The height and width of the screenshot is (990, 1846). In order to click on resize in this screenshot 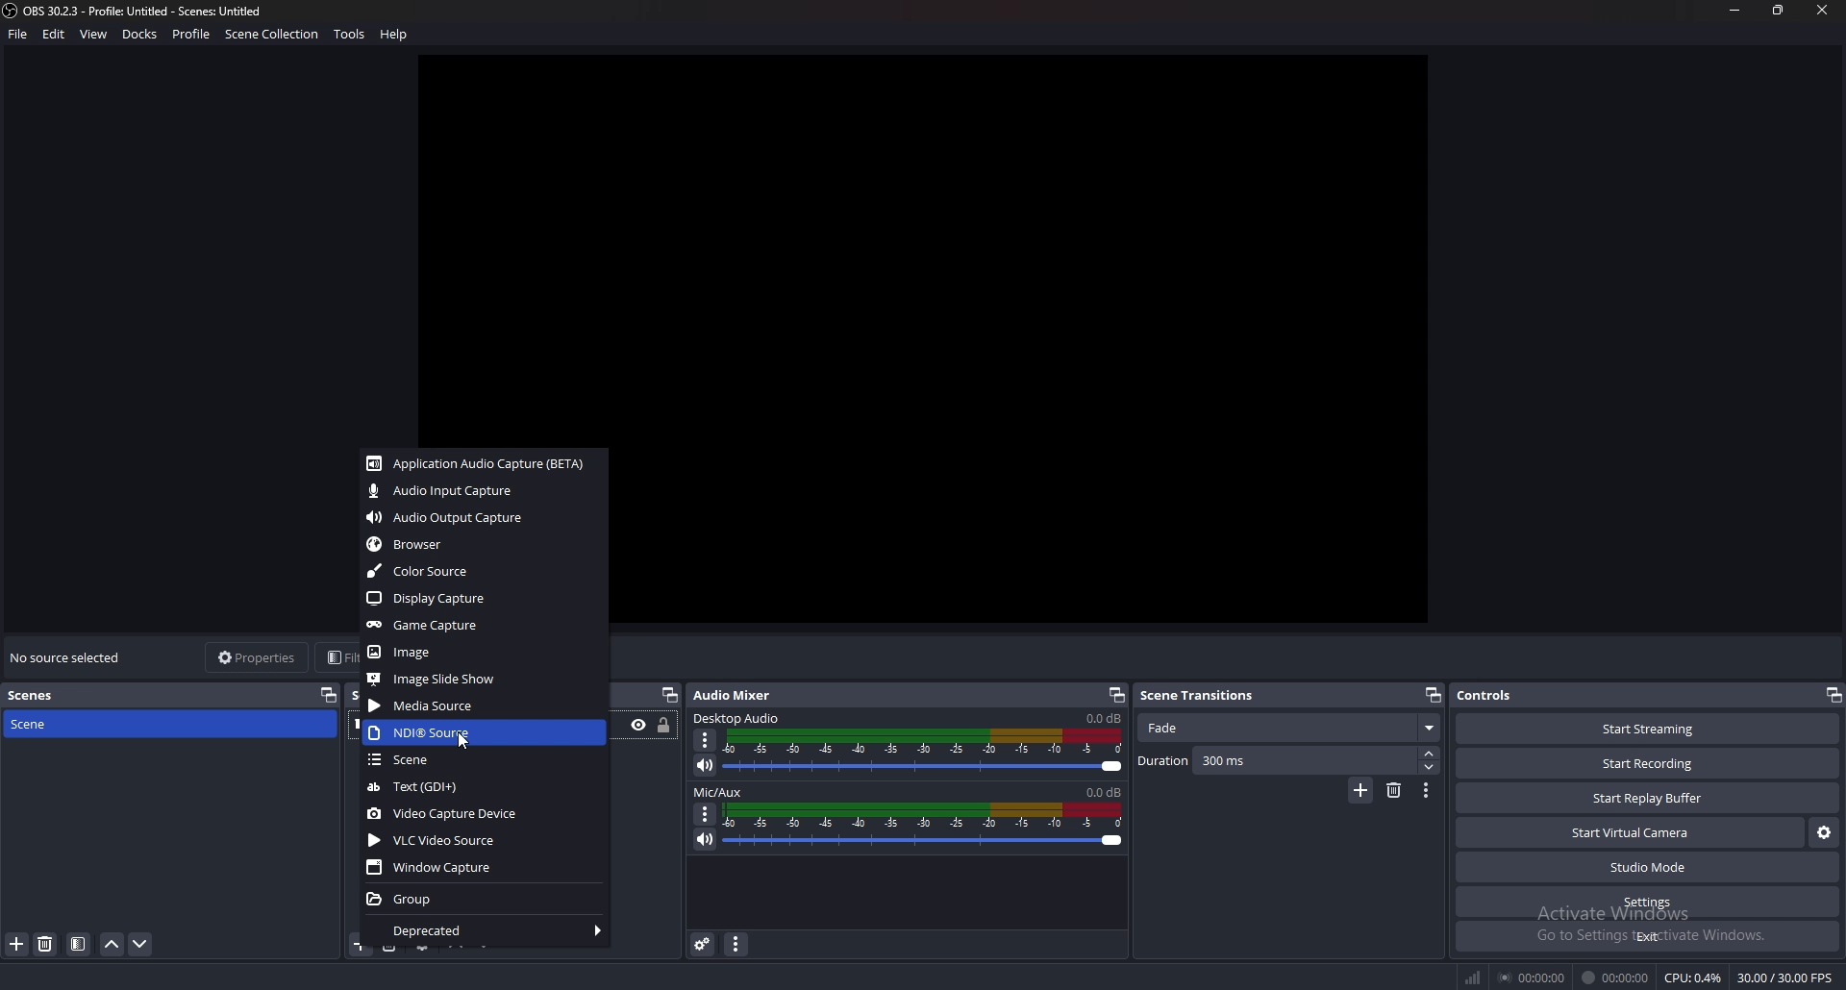, I will do `click(1780, 10)`.